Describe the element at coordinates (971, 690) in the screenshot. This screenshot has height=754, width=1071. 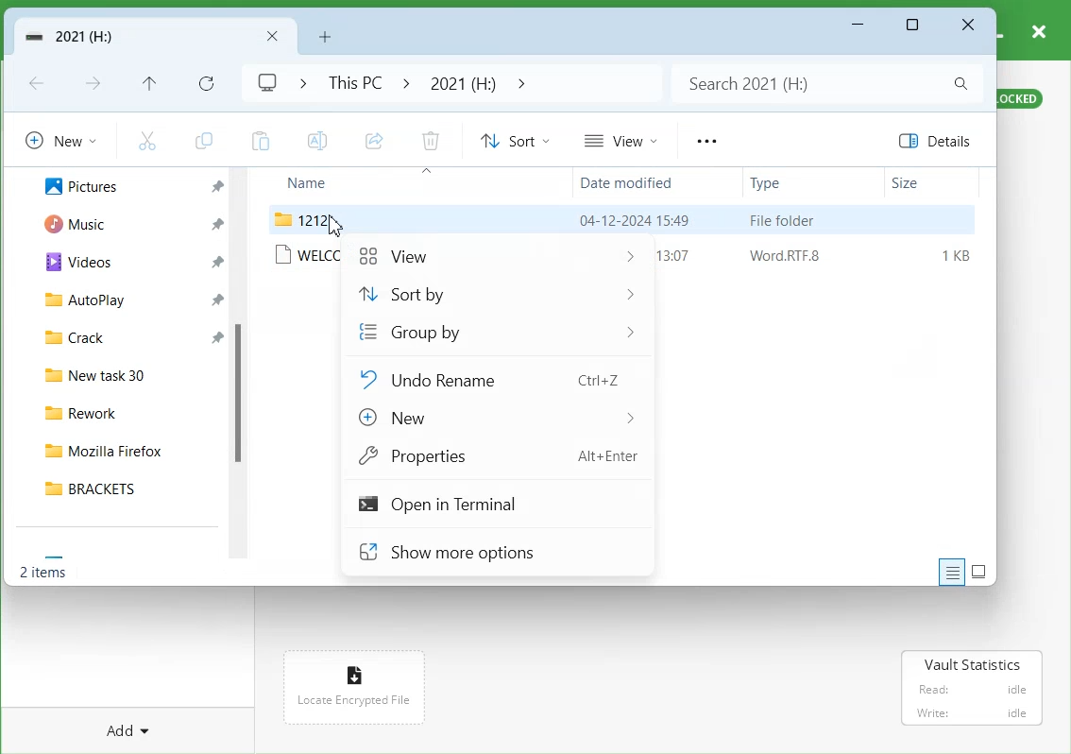
I see `Read: idle` at that location.